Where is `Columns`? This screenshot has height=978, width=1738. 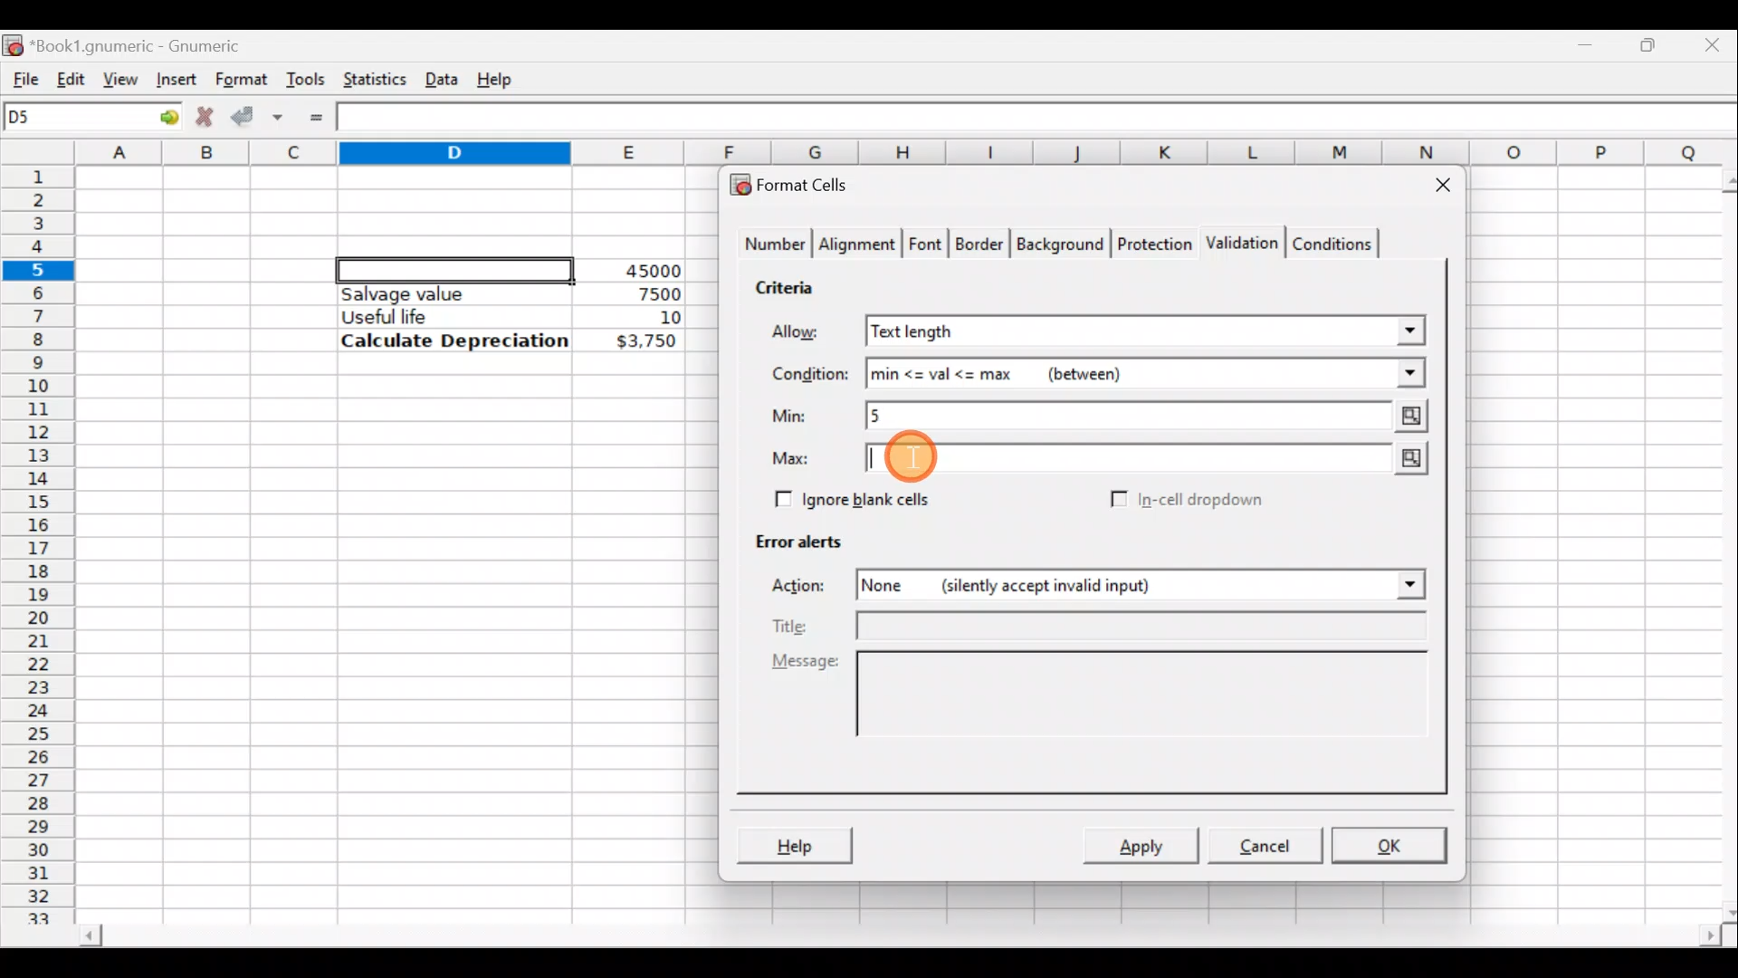 Columns is located at coordinates (909, 153).